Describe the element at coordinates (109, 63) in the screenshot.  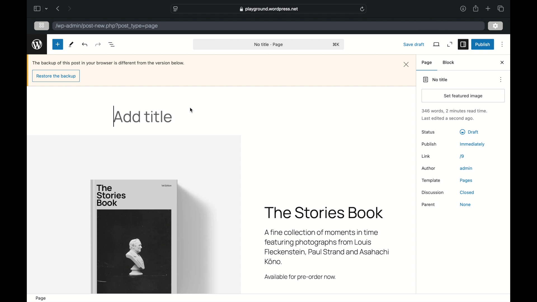
I see `The backup of this post in your browser is different from the version below.` at that location.